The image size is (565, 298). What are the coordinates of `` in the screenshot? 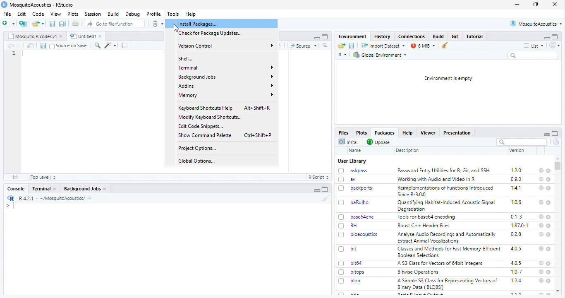 It's located at (439, 36).